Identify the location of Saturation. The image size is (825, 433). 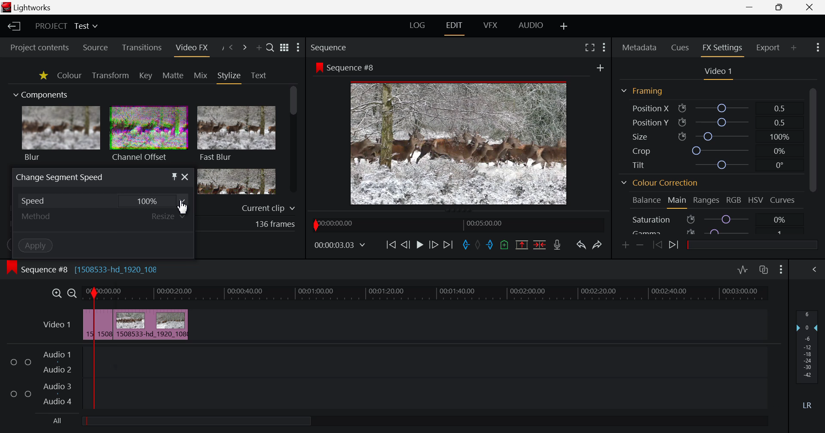
(715, 218).